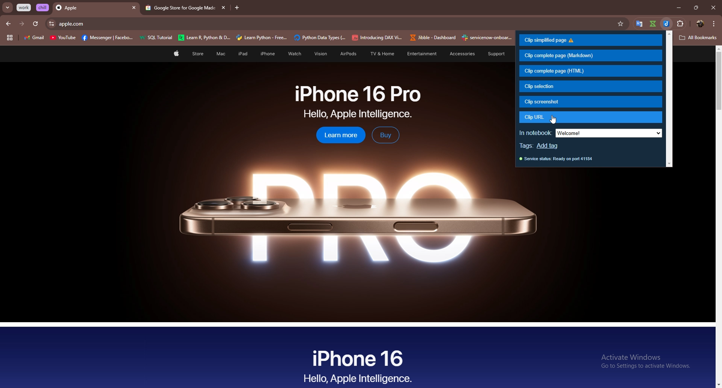 The image size is (722, 388). What do you see at coordinates (609, 133) in the screenshot?
I see `Welcome` at bounding box center [609, 133].